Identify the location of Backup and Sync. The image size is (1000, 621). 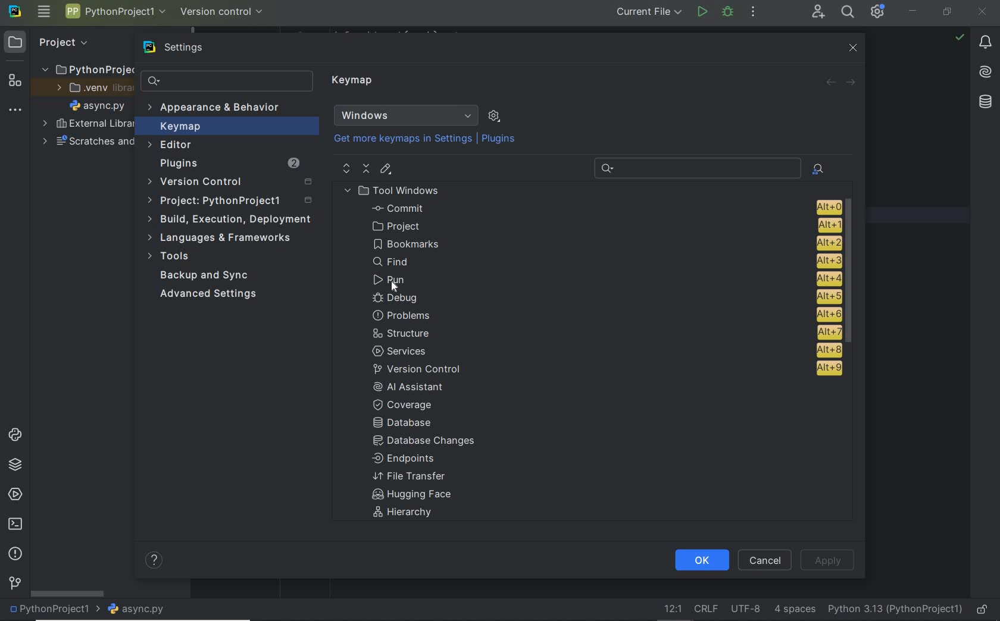
(205, 276).